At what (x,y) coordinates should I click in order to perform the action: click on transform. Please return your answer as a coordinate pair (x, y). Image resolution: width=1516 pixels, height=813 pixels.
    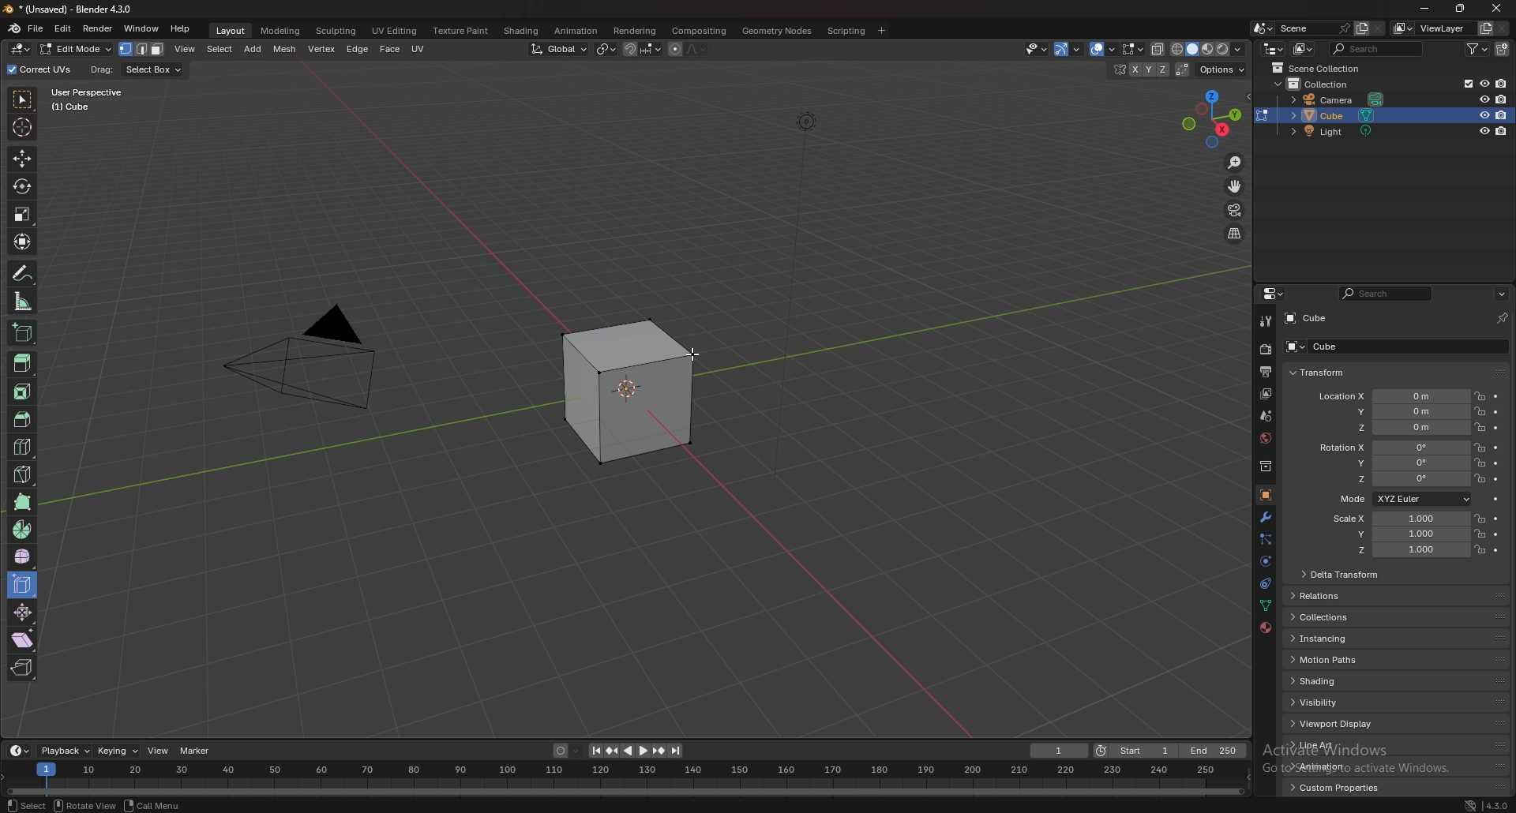
    Looking at the image, I should click on (1319, 372).